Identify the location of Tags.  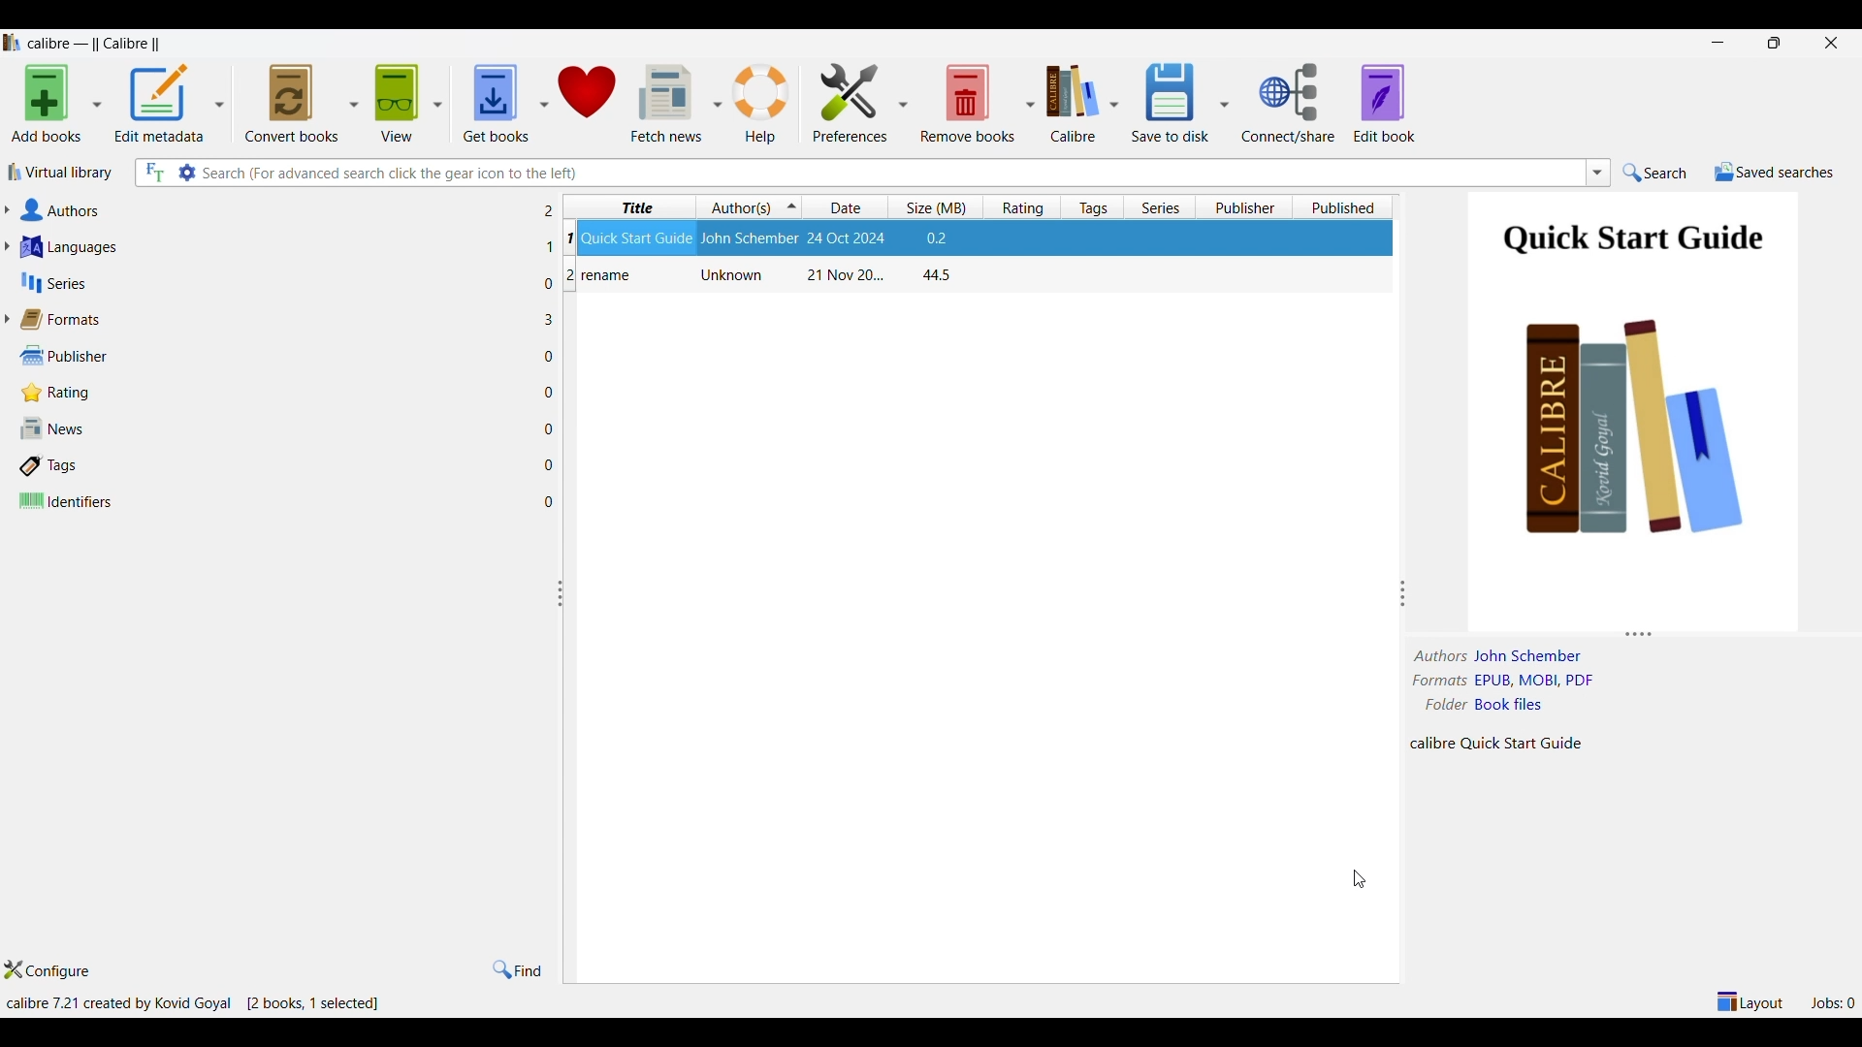
(273, 466).